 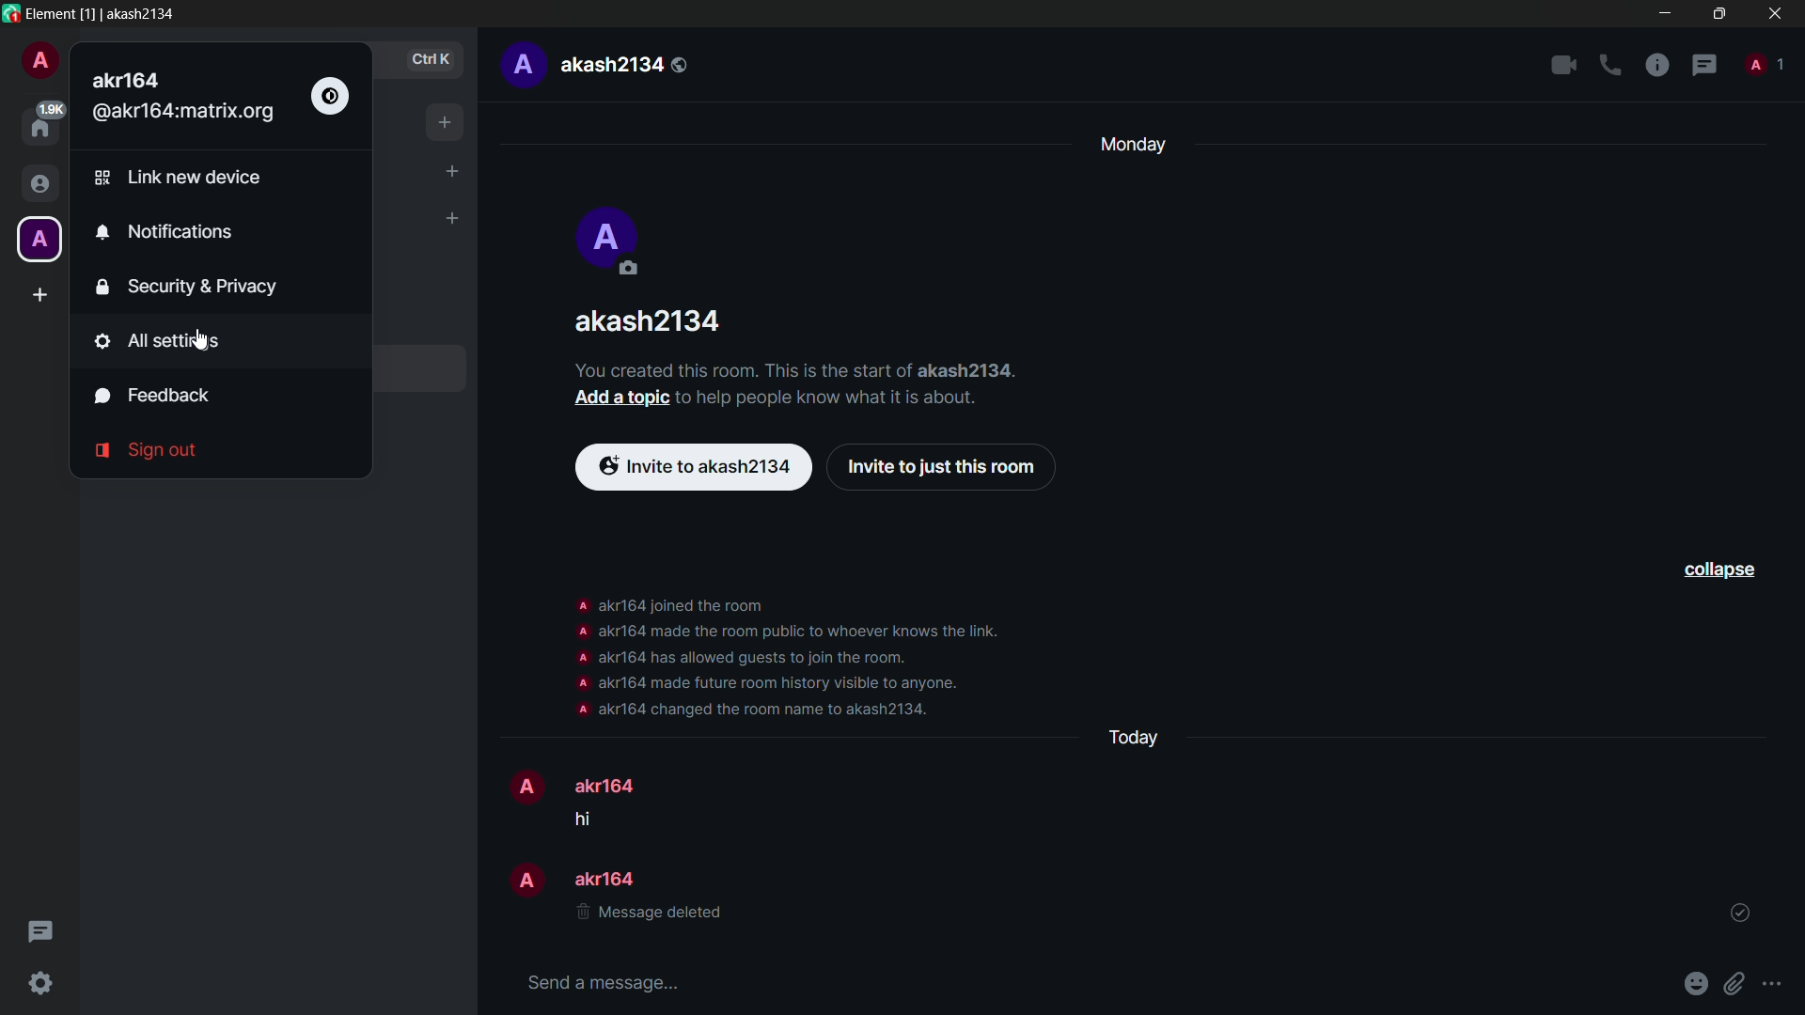 What do you see at coordinates (42, 985) in the screenshot?
I see `quick settings` at bounding box center [42, 985].